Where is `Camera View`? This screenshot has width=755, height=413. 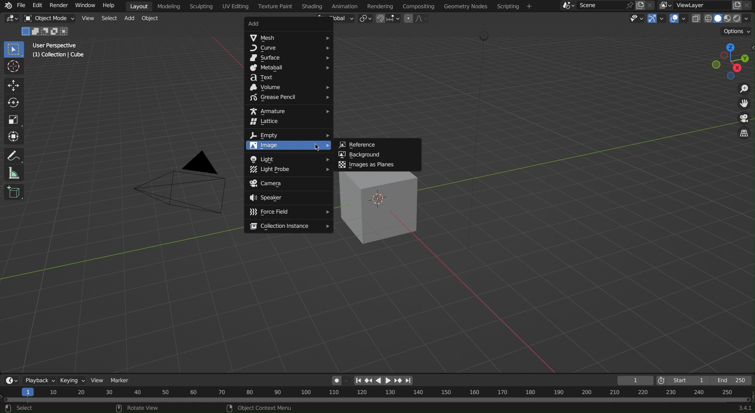
Camera View is located at coordinates (744, 118).